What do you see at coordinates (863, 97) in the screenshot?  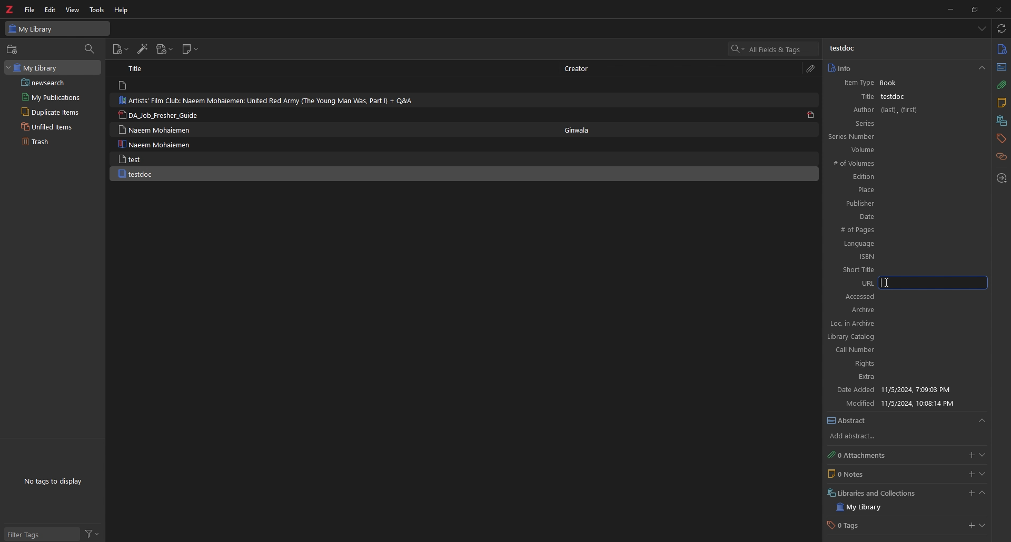 I see `title` at bounding box center [863, 97].